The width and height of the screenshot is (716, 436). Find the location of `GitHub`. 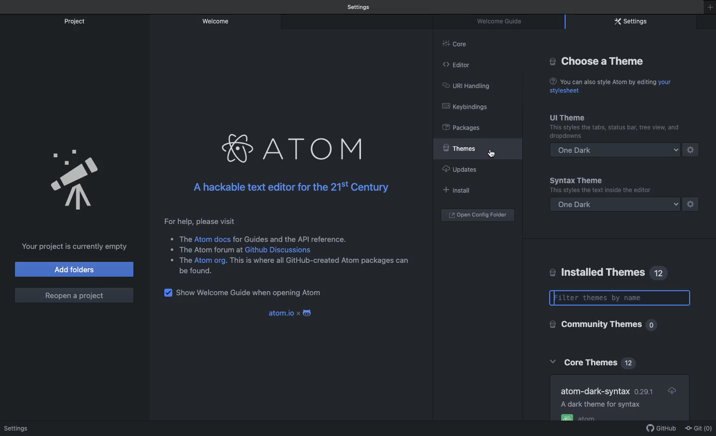

GitHub is located at coordinates (662, 430).